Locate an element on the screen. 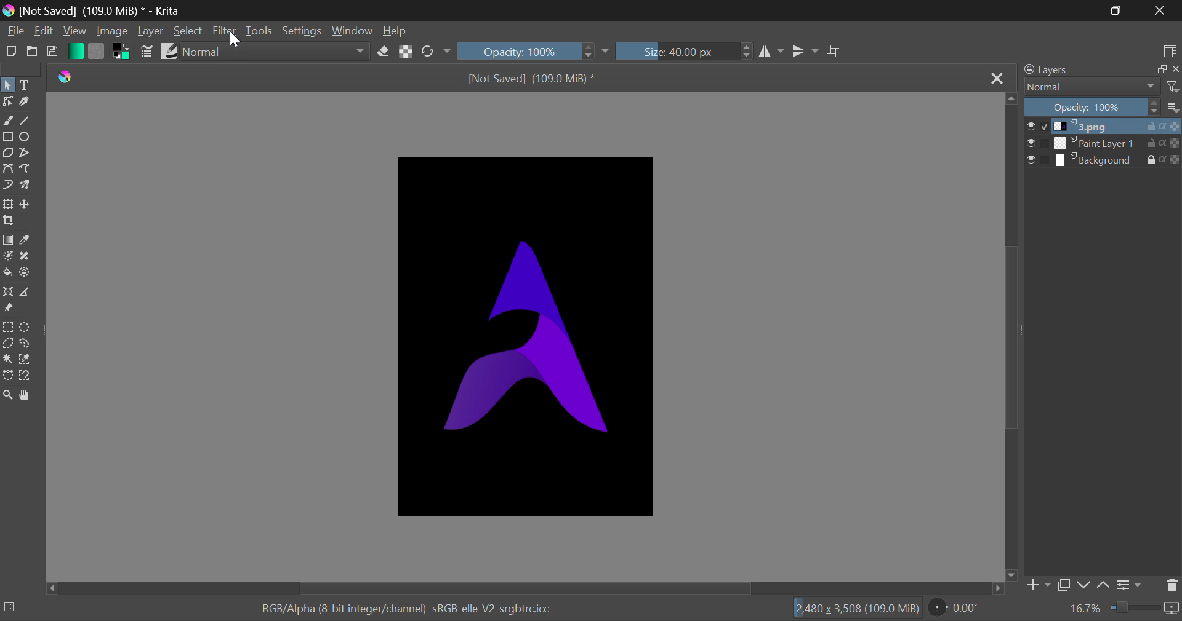 The image size is (1182, 621). Close is located at coordinates (1160, 11).